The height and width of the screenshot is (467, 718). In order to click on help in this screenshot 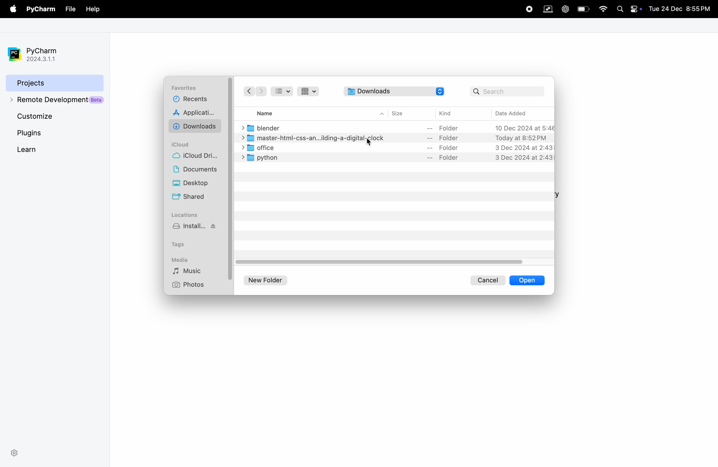, I will do `click(92, 8)`.